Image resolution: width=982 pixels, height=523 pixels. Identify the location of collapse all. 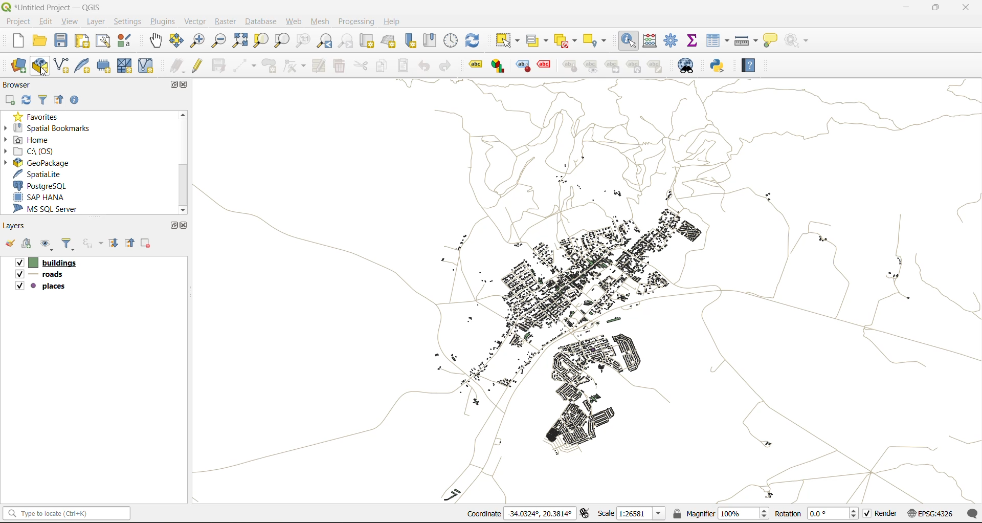
(131, 243).